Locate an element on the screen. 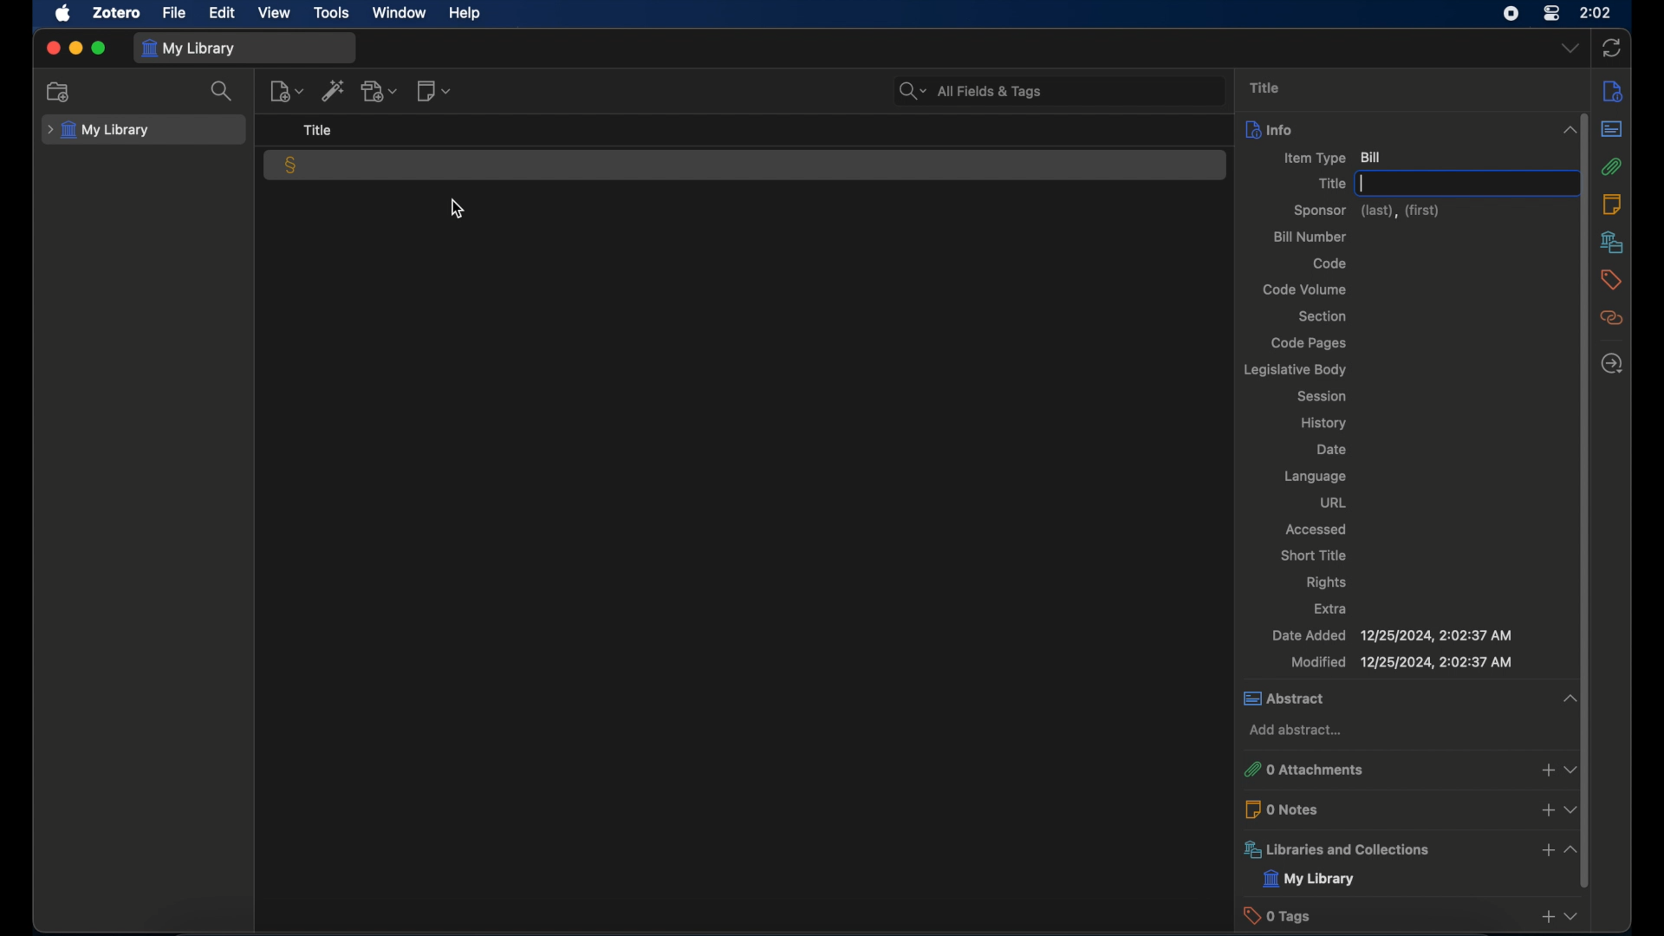 The image size is (1664, 936). 0 notes is located at coordinates (1413, 809).